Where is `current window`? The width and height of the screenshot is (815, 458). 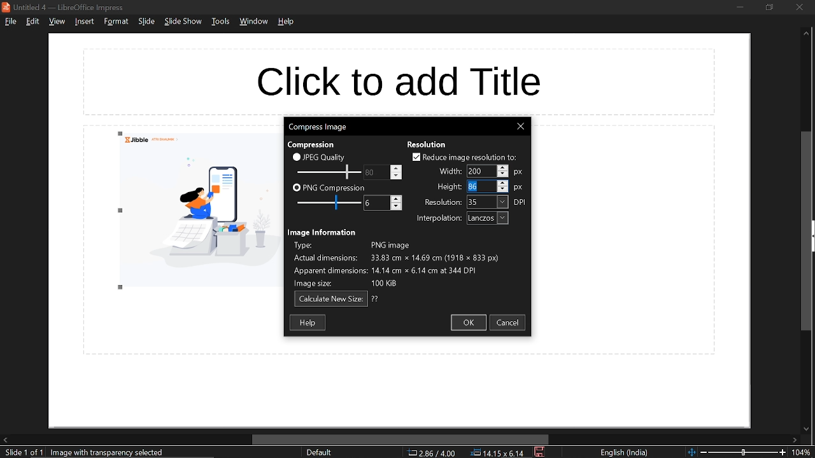 current window is located at coordinates (317, 126).